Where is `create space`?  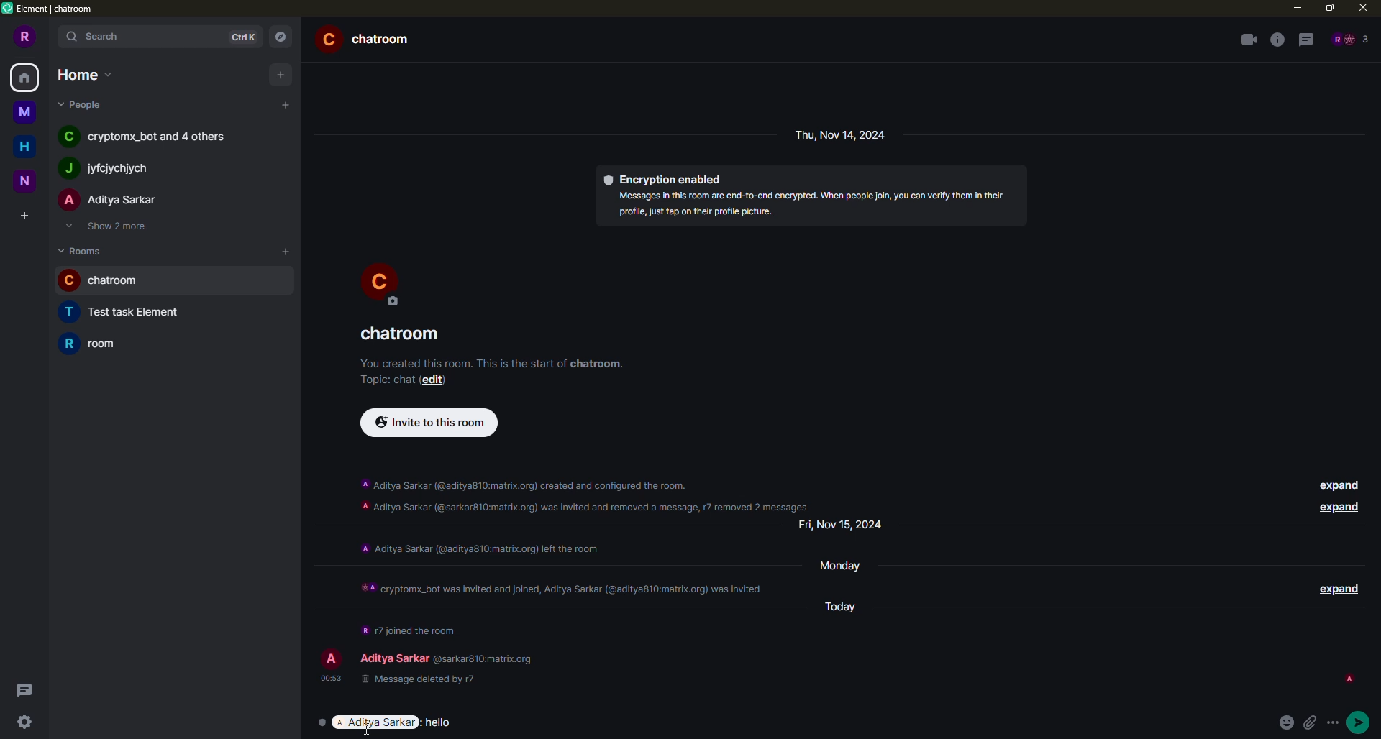 create space is located at coordinates (22, 216).